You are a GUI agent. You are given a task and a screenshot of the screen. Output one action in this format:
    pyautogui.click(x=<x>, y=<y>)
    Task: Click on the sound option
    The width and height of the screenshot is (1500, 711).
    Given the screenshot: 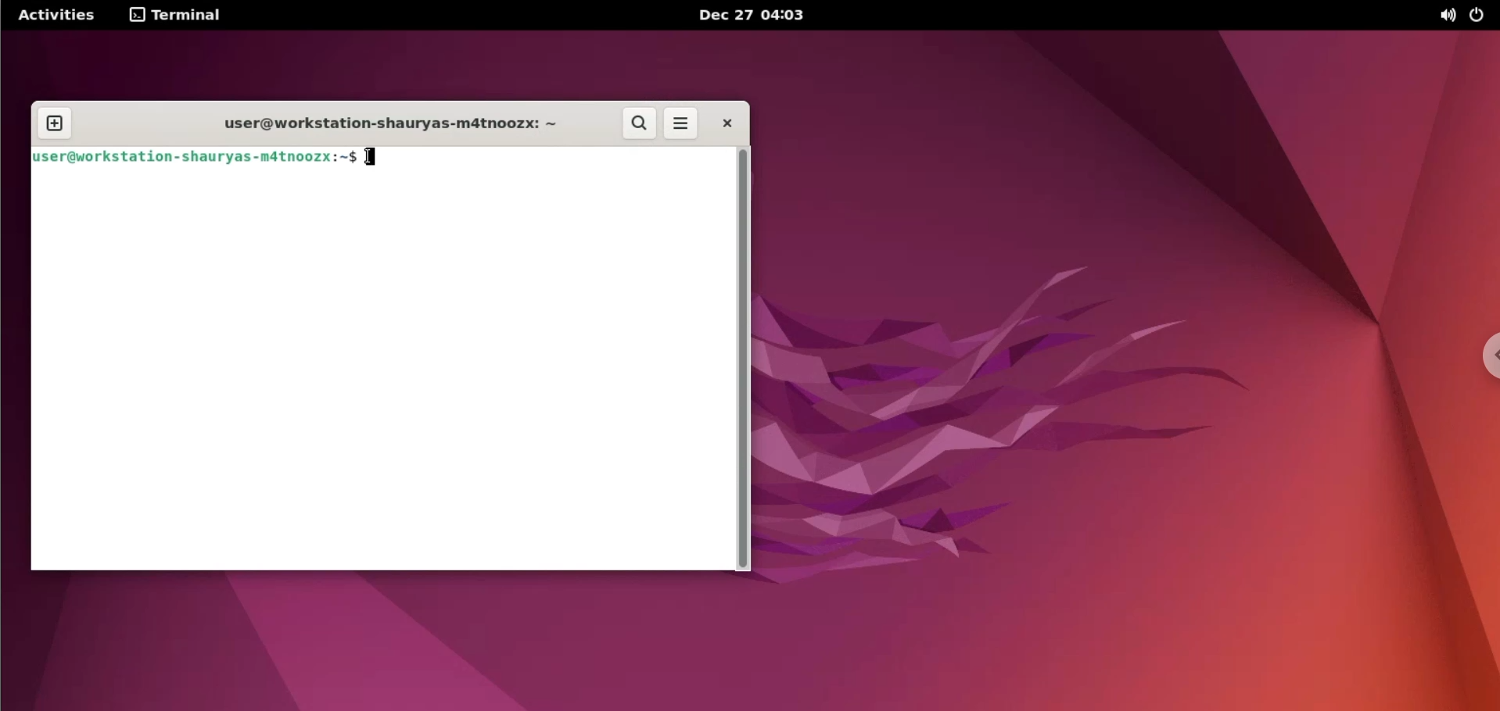 What is the action you would take?
    pyautogui.click(x=1440, y=16)
    